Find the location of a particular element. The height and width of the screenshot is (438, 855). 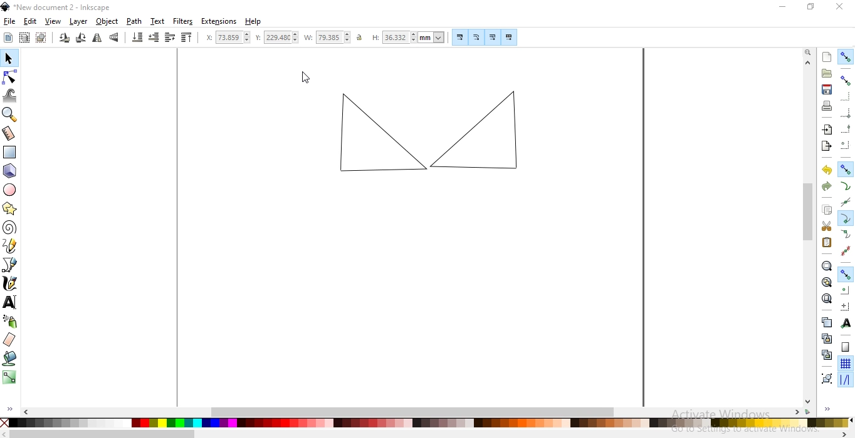

snap cusp nodes incl. rectangle corners is located at coordinates (845, 218).